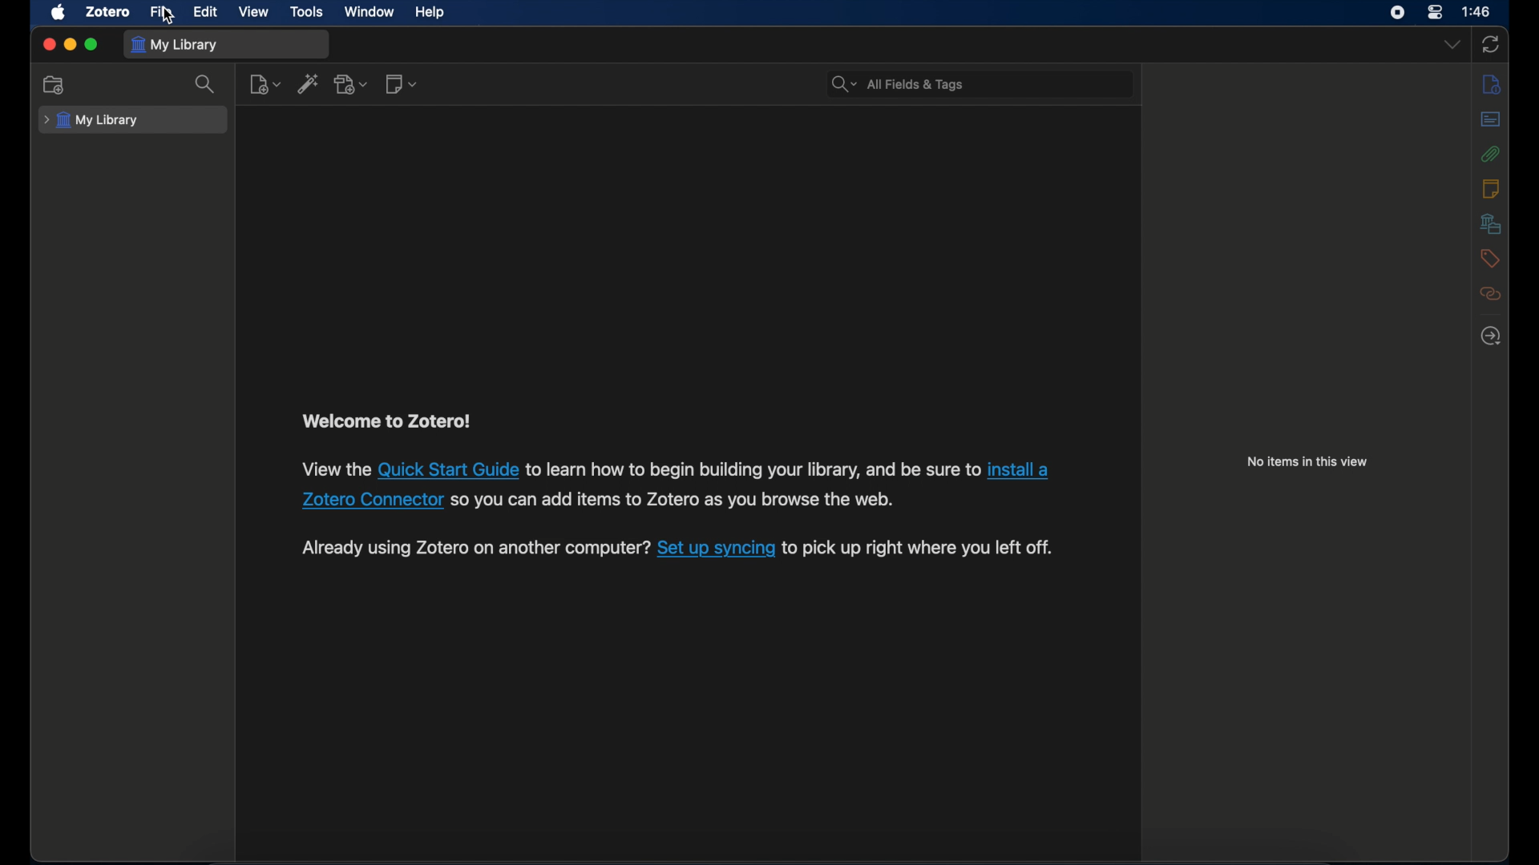  What do you see at coordinates (1491, 336) in the screenshot?
I see `locate` at bounding box center [1491, 336].